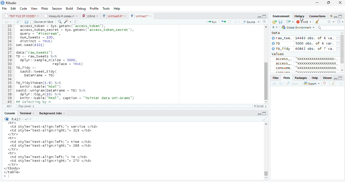 The image size is (345, 182). What do you see at coordinates (280, 22) in the screenshot?
I see `save` at bounding box center [280, 22].